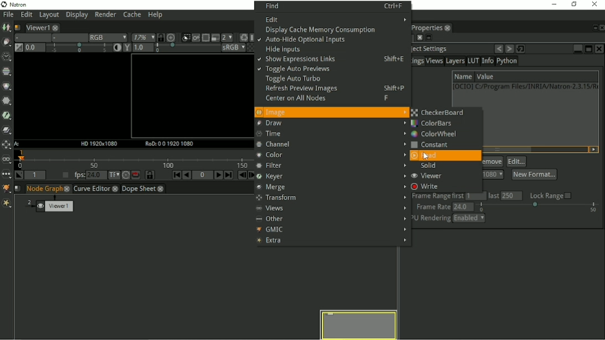  Describe the element at coordinates (17, 27) in the screenshot. I see `Script name` at that location.